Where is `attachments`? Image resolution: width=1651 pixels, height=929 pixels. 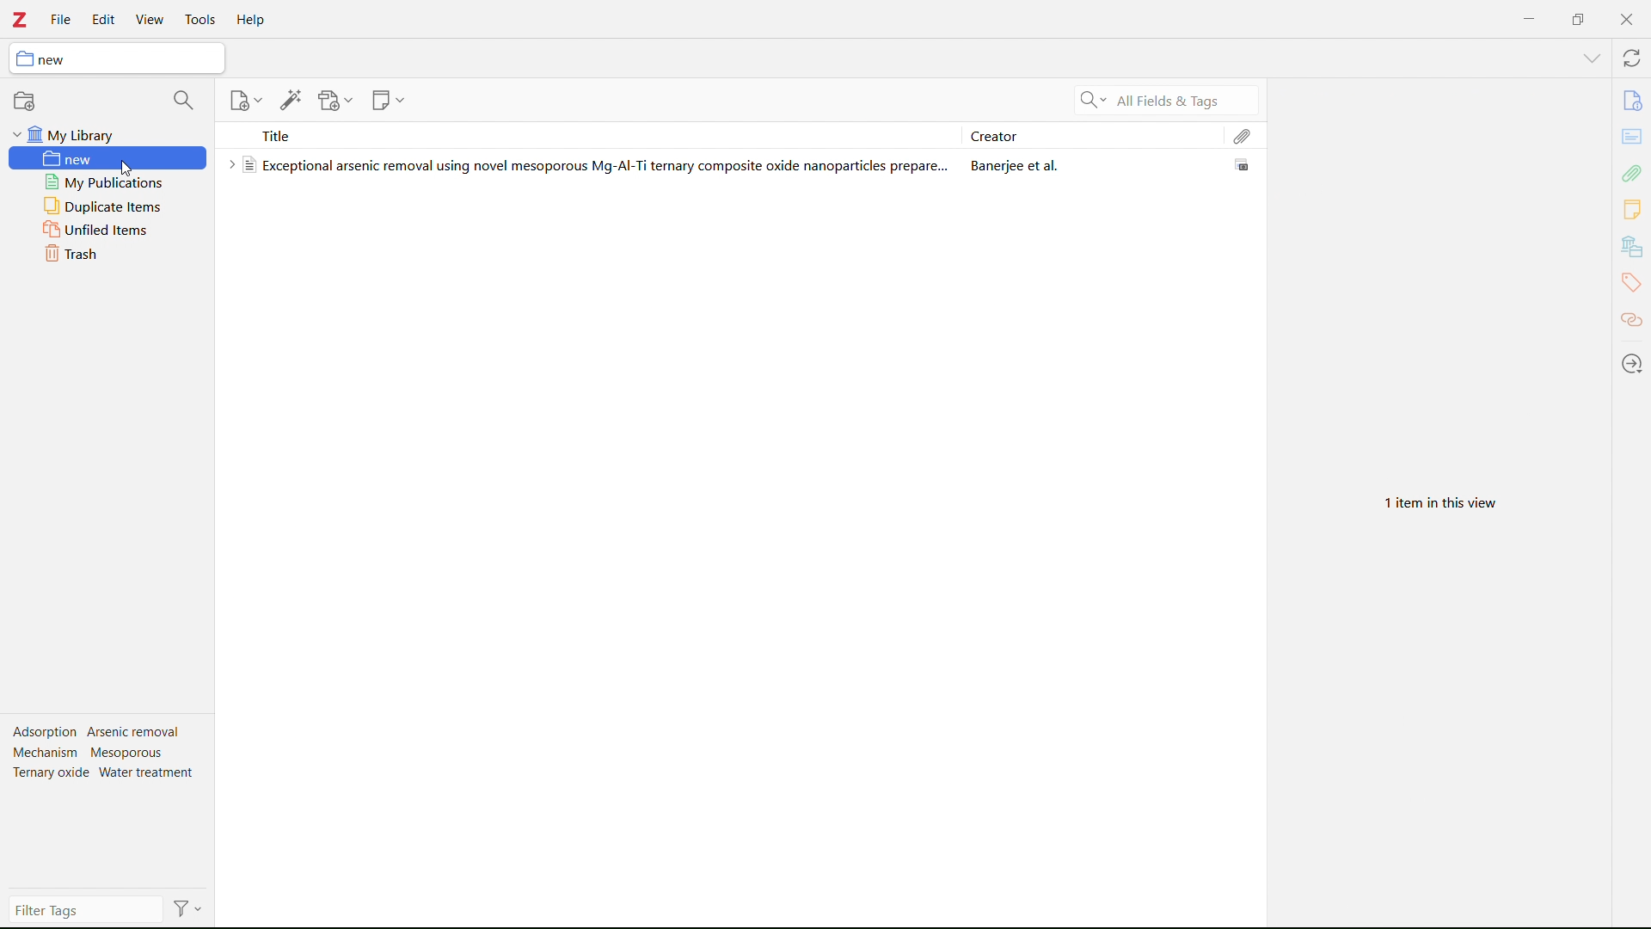 attachments is located at coordinates (1632, 174).